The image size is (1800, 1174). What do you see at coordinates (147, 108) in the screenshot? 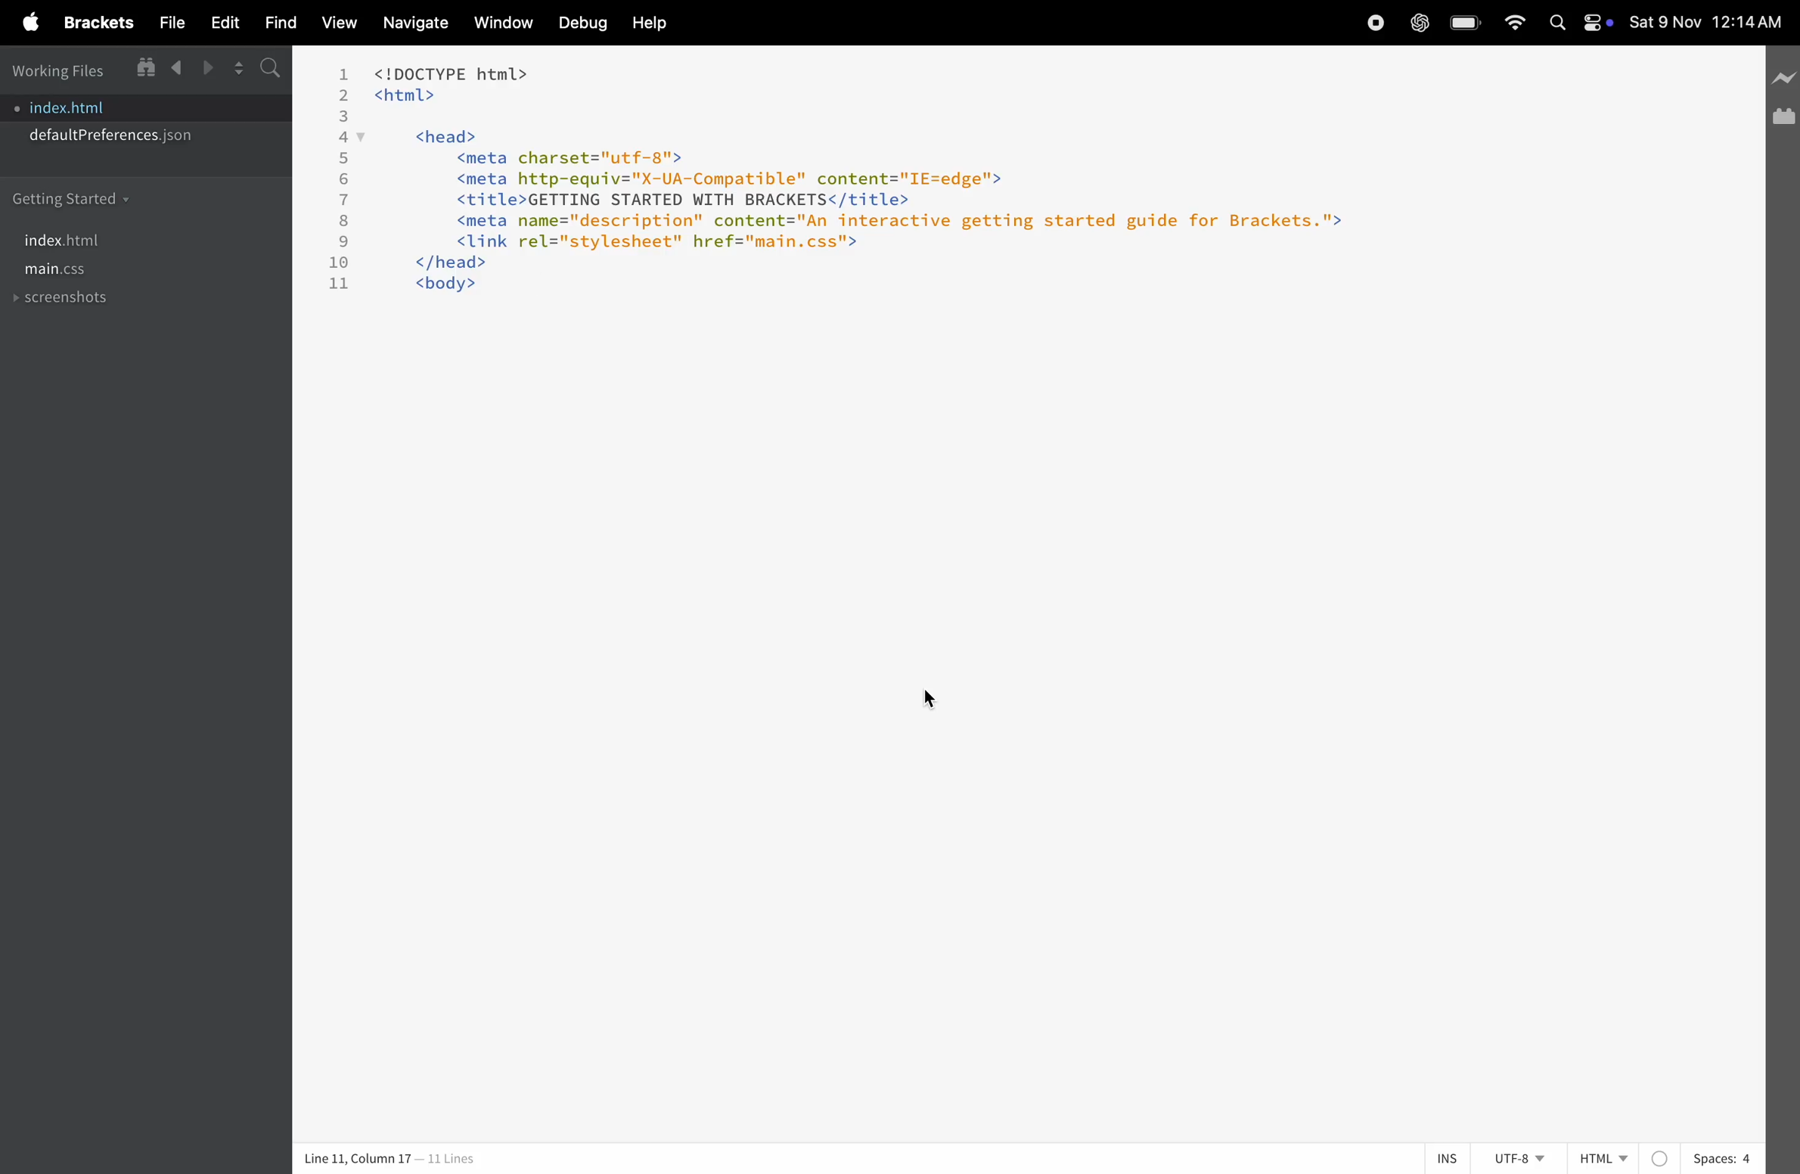
I see `index.html` at bounding box center [147, 108].